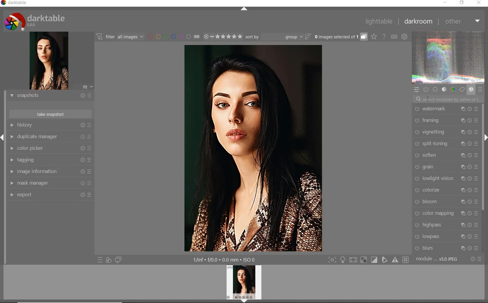  Describe the element at coordinates (394, 37) in the screenshot. I see `set keyboard shortcuts` at that location.